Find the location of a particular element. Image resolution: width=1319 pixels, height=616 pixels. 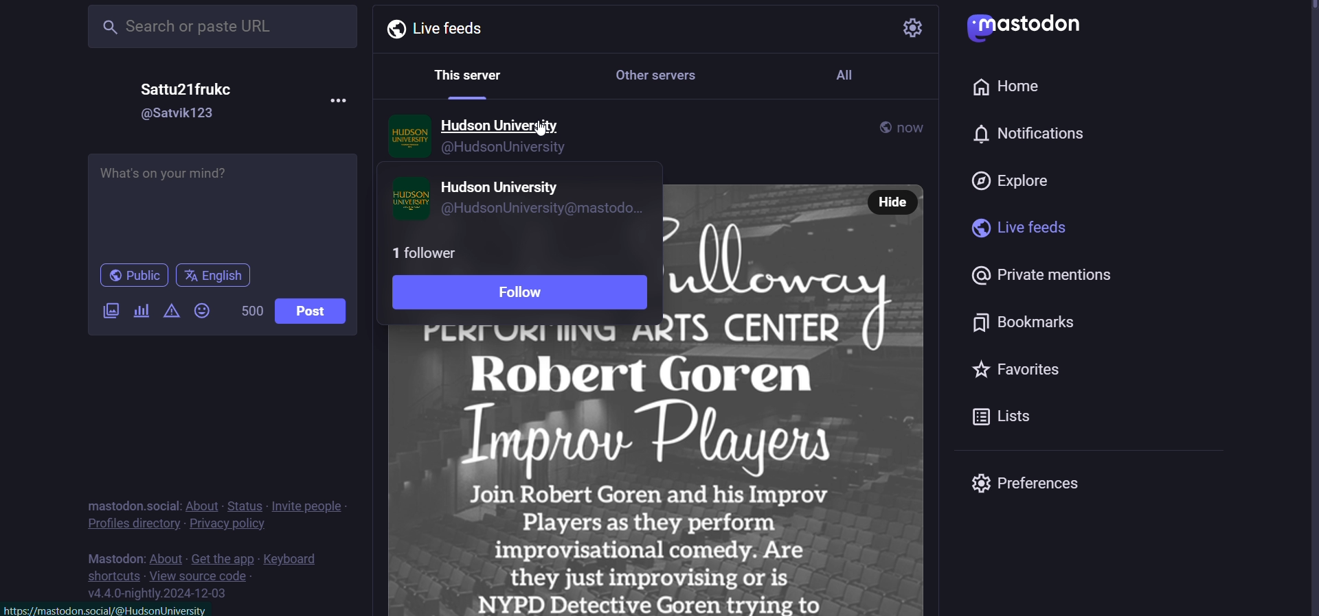

about is located at coordinates (202, 506).